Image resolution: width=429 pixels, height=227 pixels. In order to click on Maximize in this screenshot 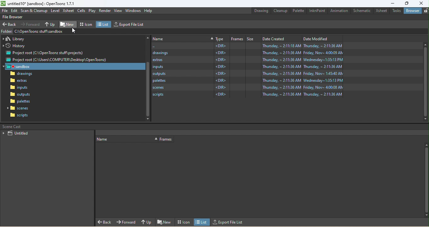, I will do `click(407, 3)`.